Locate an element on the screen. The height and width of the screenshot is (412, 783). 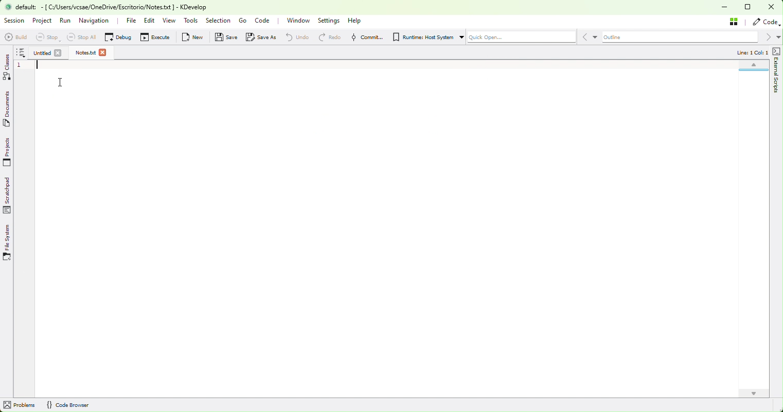
Window is located at coordinates (301, 21).